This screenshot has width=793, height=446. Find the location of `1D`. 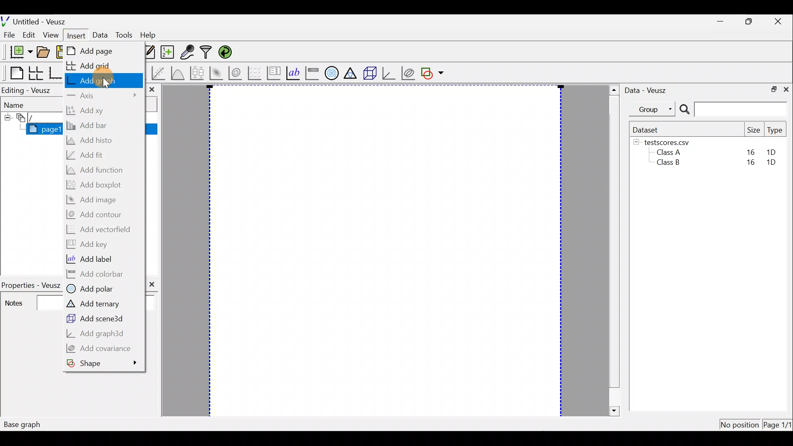

1D is located at coordinates (775, 163).